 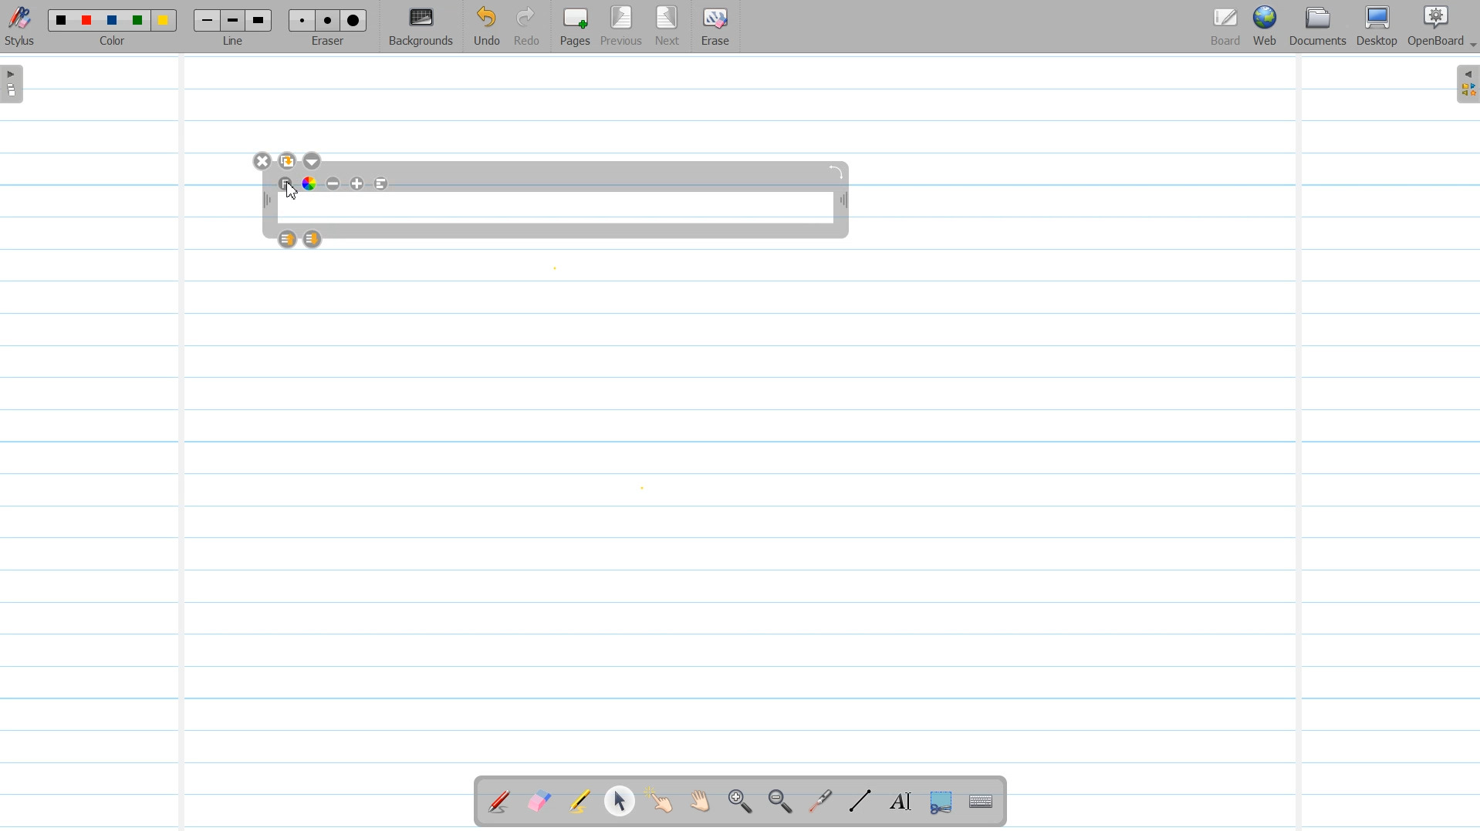 I want to click on Align to left text, so click(x=382, y=183).